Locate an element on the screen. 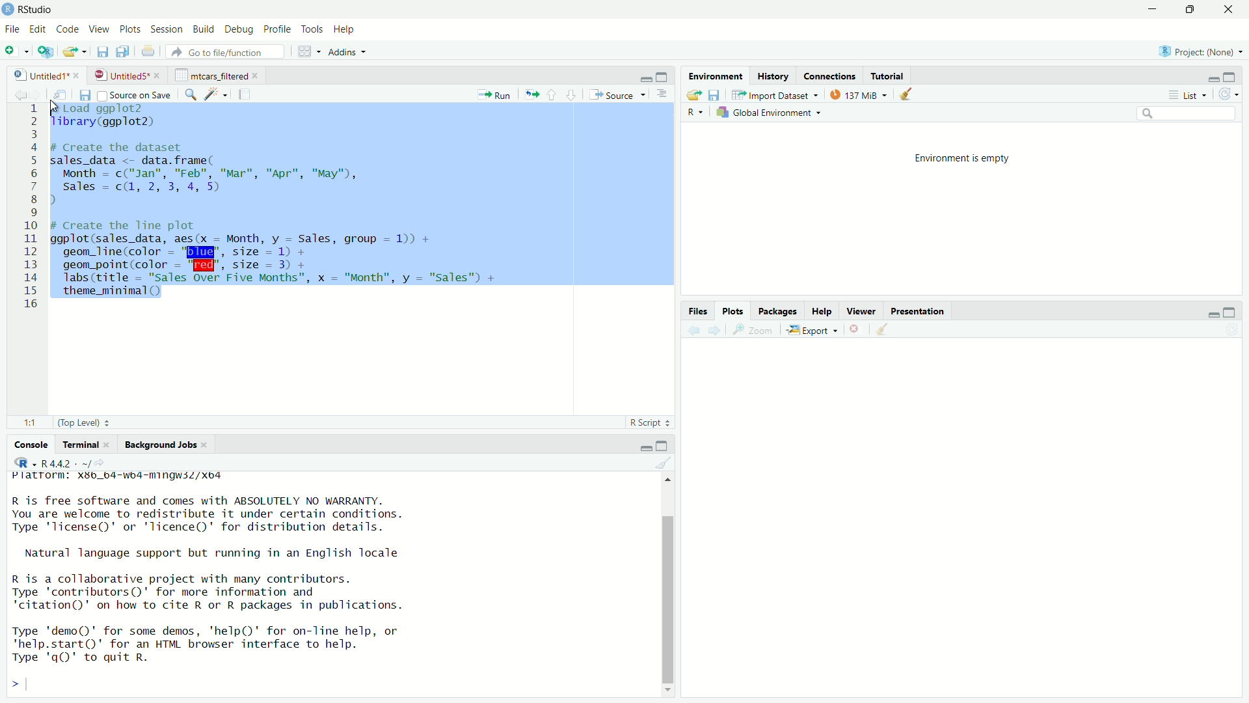 Image resolution: width=1249 pixels, height=703 pixels. untitled5 is located at coordinates (120, 76).